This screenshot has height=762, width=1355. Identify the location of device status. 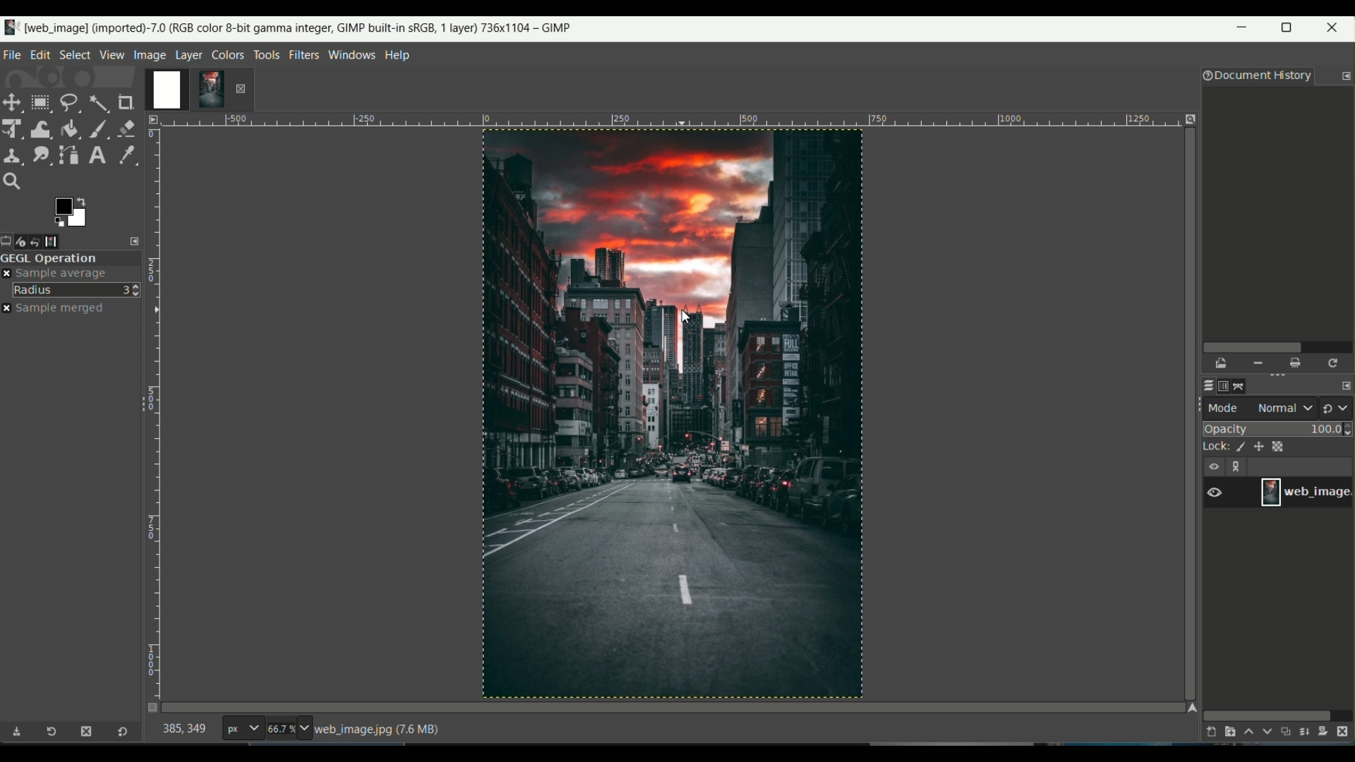
(26, 241).